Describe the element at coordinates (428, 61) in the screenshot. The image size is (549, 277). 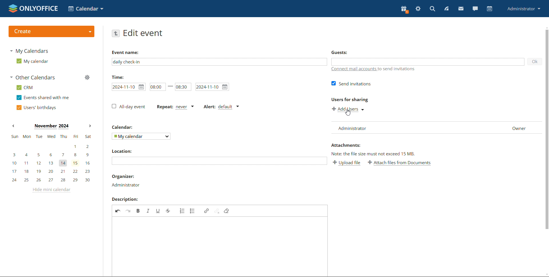
I see `add guests` at that location.